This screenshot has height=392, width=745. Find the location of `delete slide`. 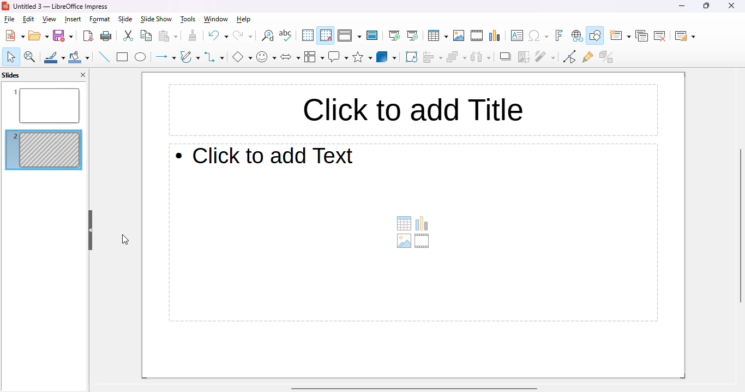

delete slide is located at coordinates (660, 36).